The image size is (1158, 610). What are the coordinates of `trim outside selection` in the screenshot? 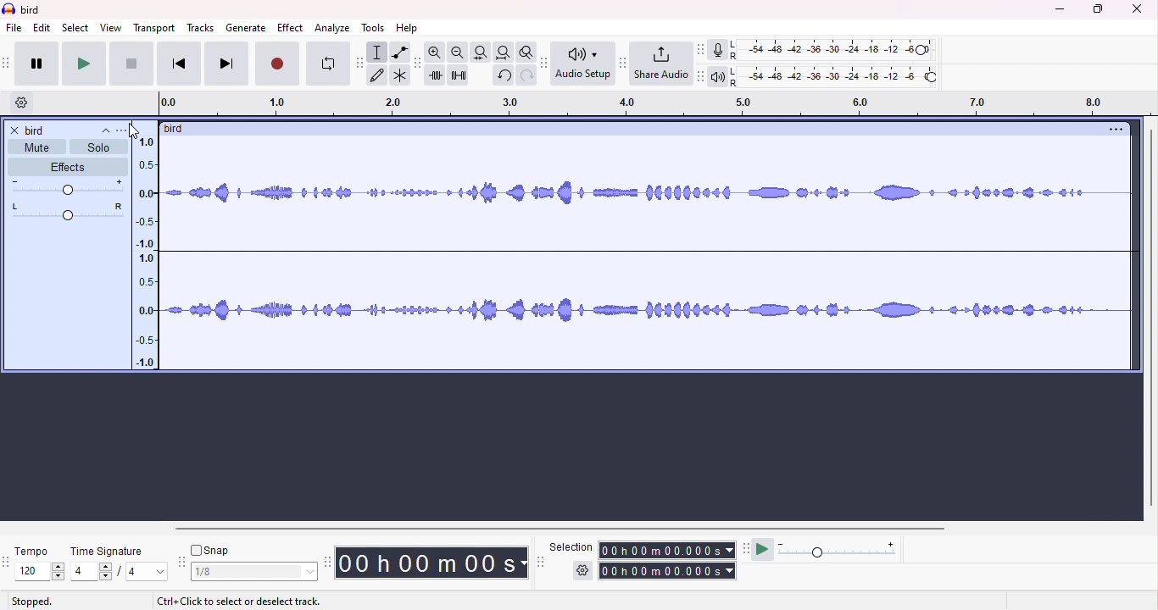 It's located at (437, 75).